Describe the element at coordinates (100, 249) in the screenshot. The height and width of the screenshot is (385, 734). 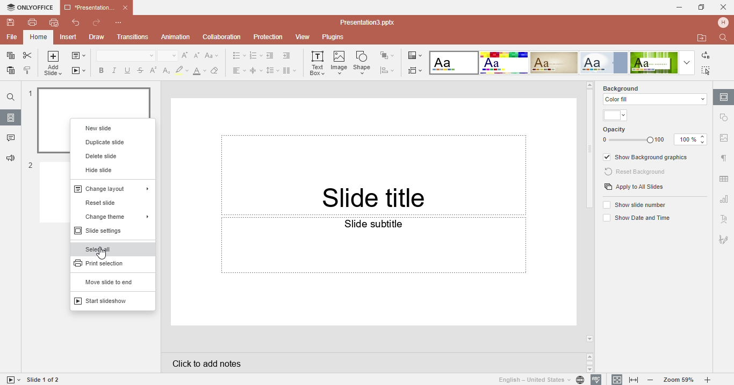
I see `Select all` at that location.